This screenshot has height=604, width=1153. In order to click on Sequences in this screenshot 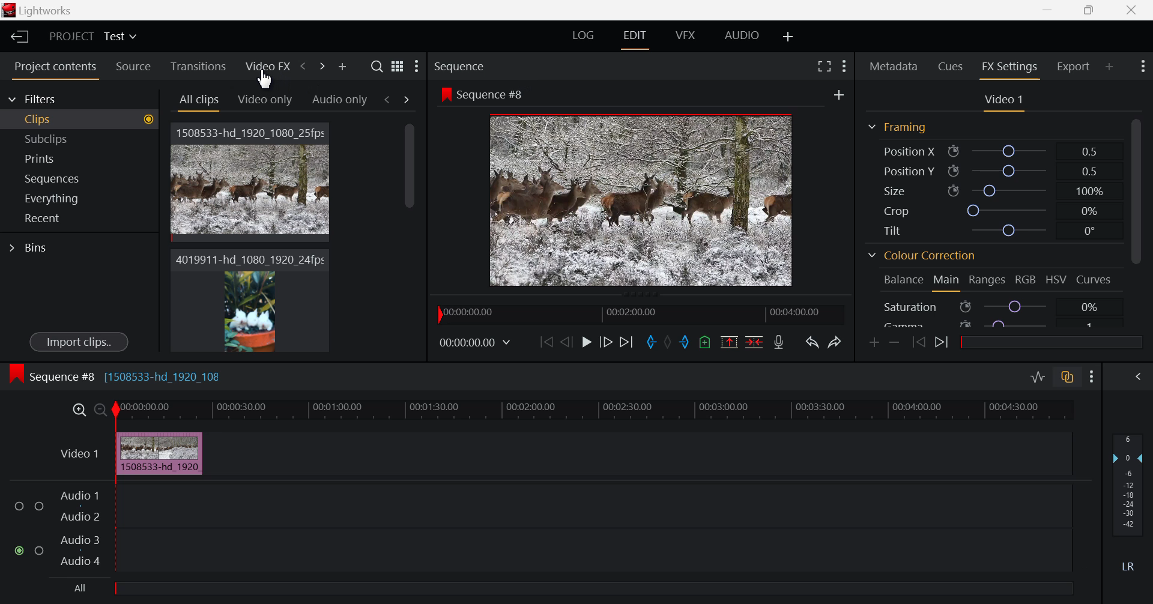, I will do `click(76, 178)`.